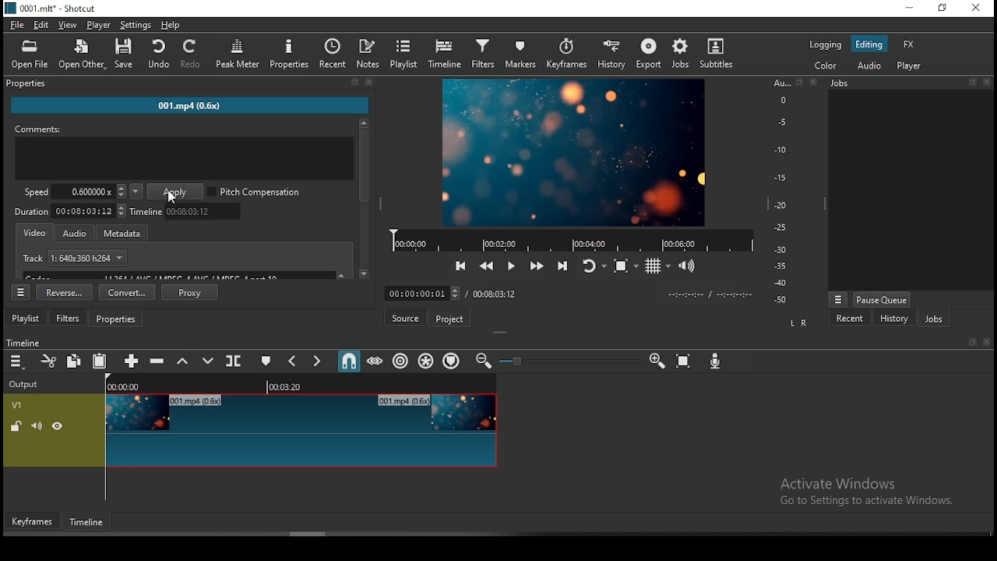 The height and width of the screenshot is (561, 997). Describe the element at coordinates (912, 8) in the screenshot. I see `minimize` at that location.